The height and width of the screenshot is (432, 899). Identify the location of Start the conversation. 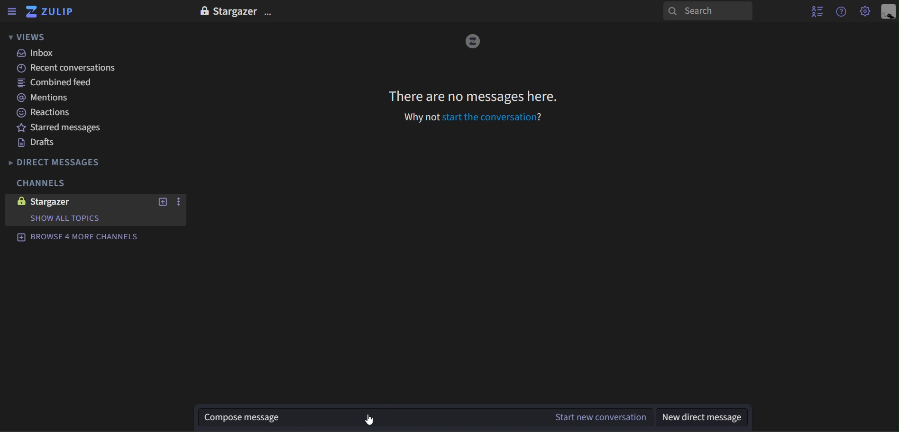
(492, 117).